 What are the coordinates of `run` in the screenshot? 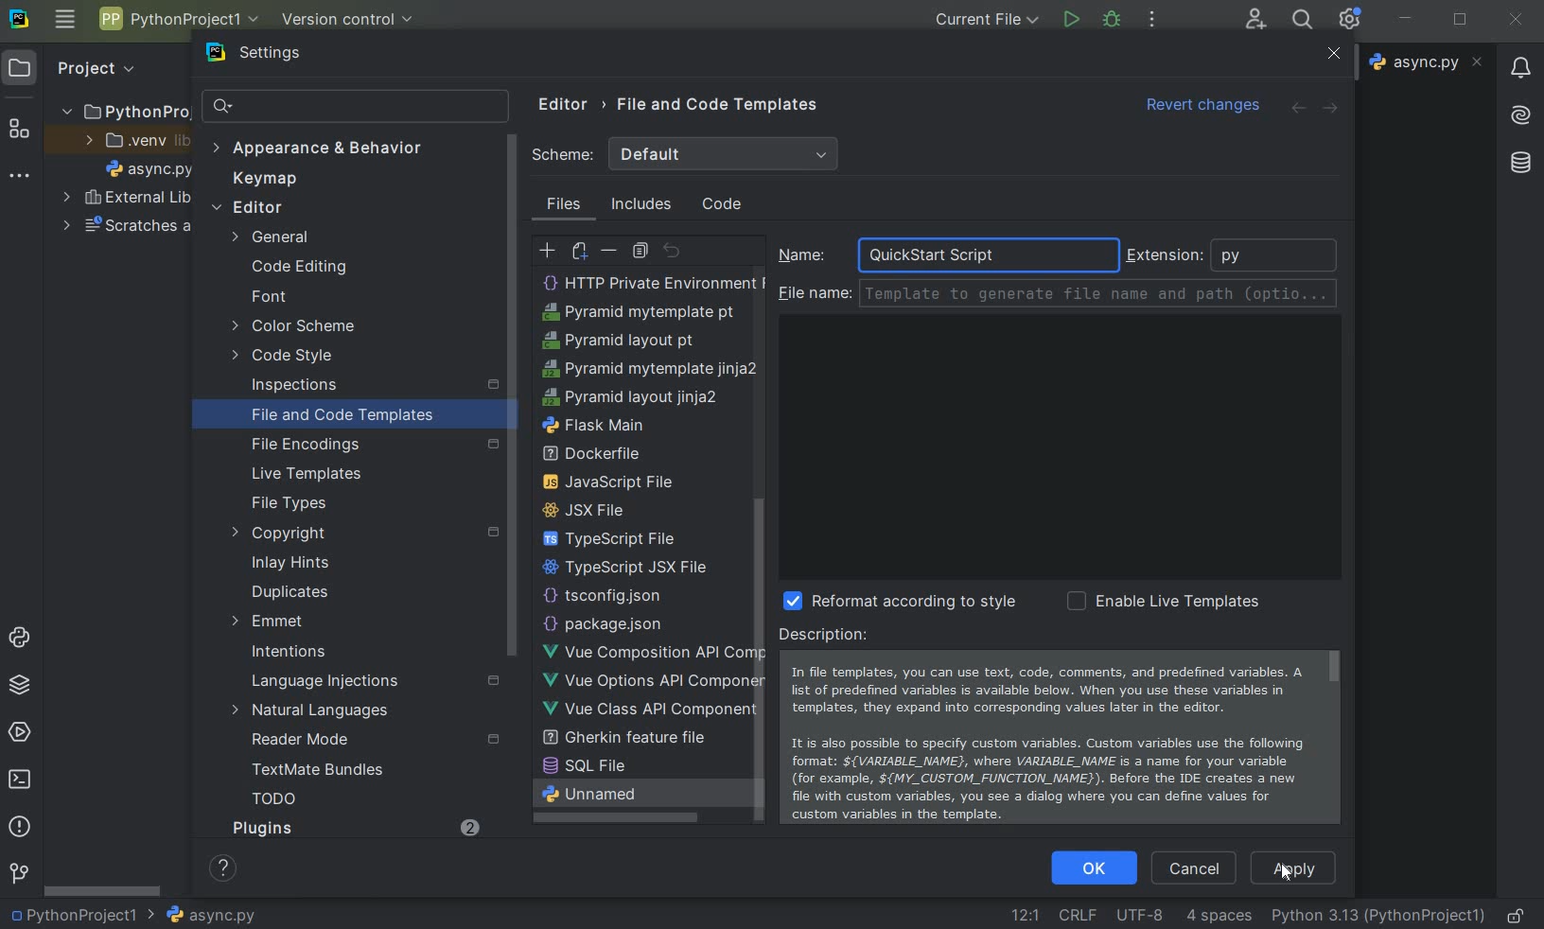 It's located at (1070, 20).